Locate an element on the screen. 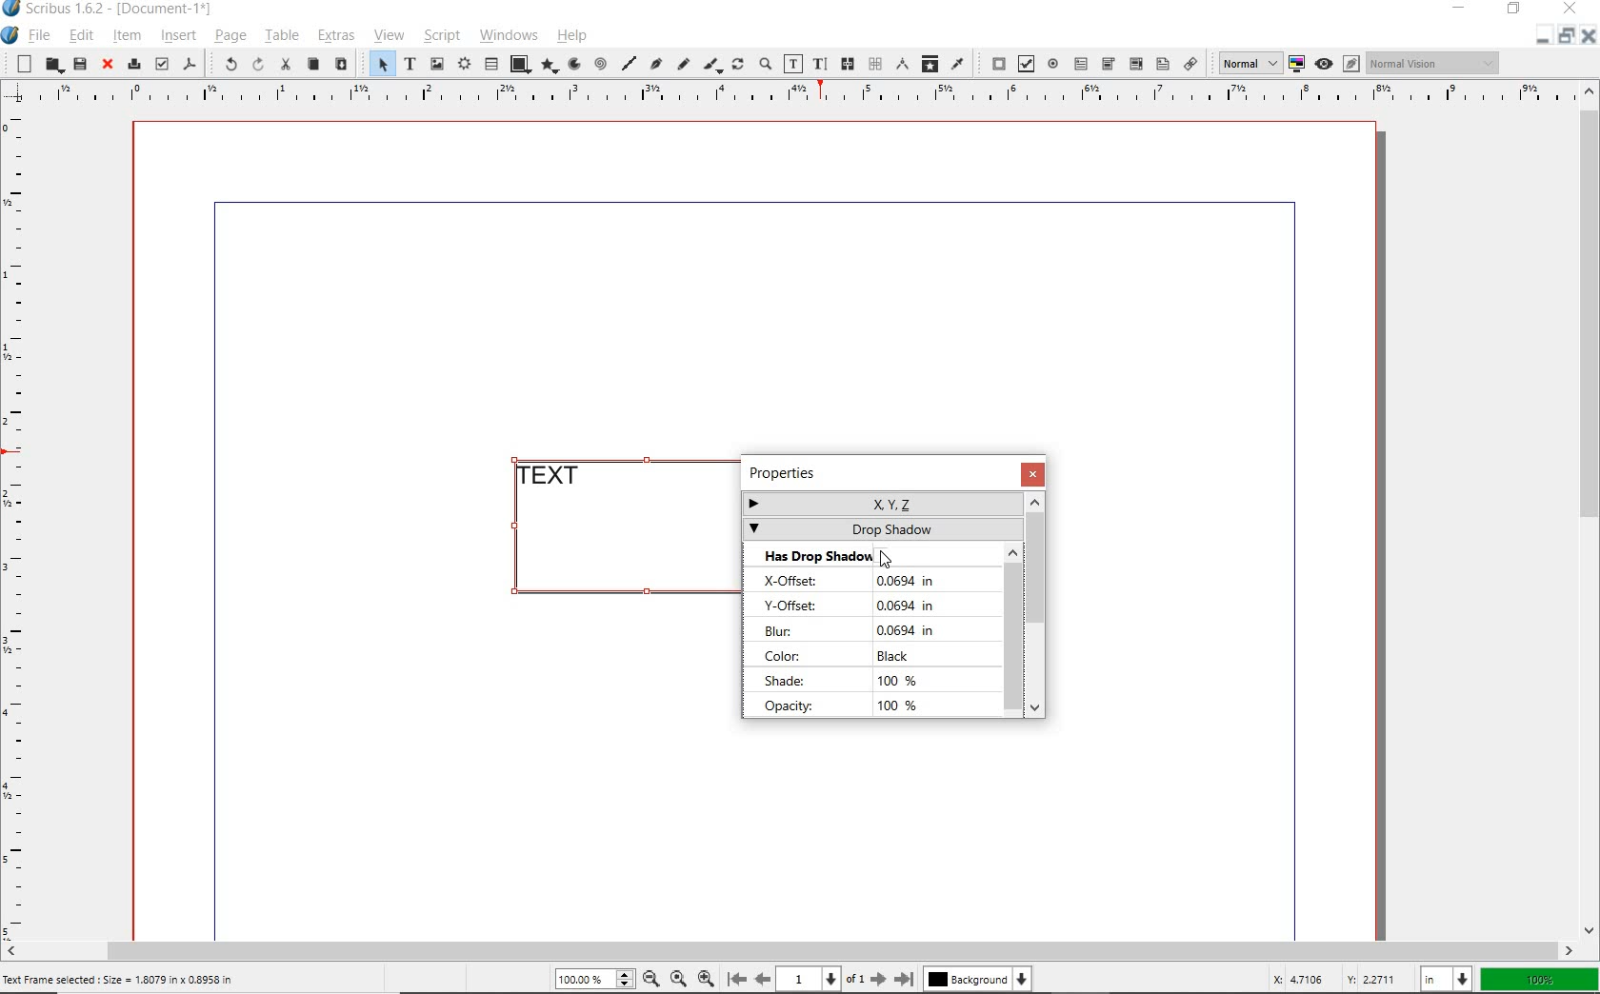 This screenshot has height=994, width=1600. Horizontal Margins is located at coordinates (800, 92).